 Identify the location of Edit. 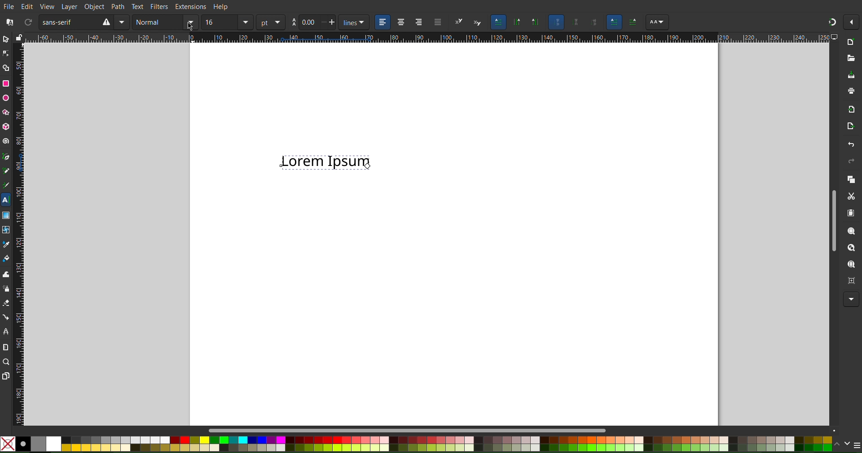
(26, 6).